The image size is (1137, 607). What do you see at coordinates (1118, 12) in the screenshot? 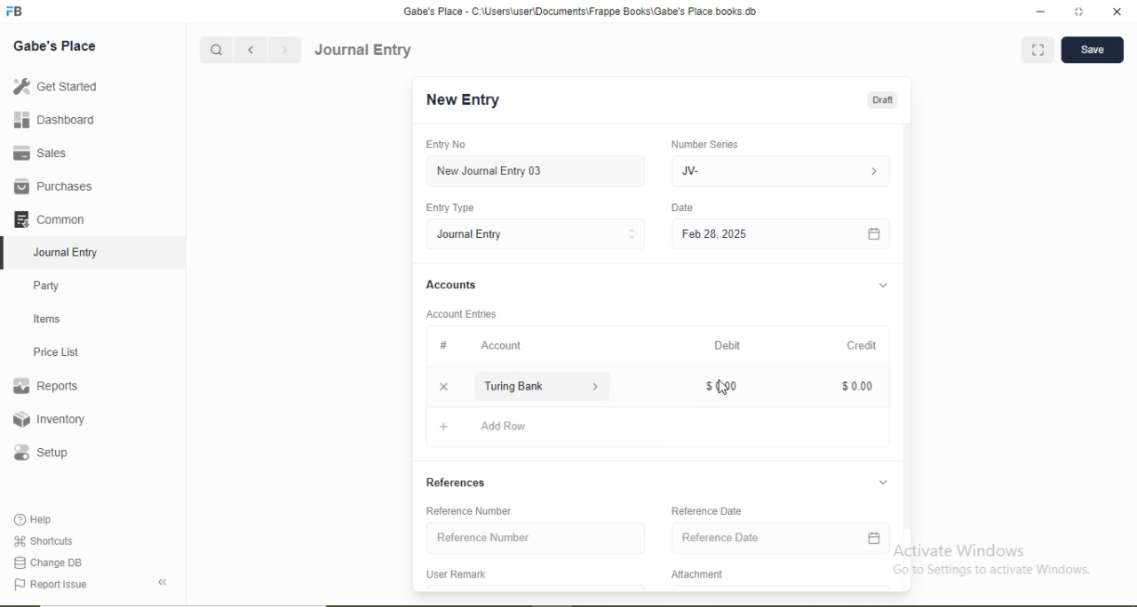
I see `close` at bounding box center [1118, 12].